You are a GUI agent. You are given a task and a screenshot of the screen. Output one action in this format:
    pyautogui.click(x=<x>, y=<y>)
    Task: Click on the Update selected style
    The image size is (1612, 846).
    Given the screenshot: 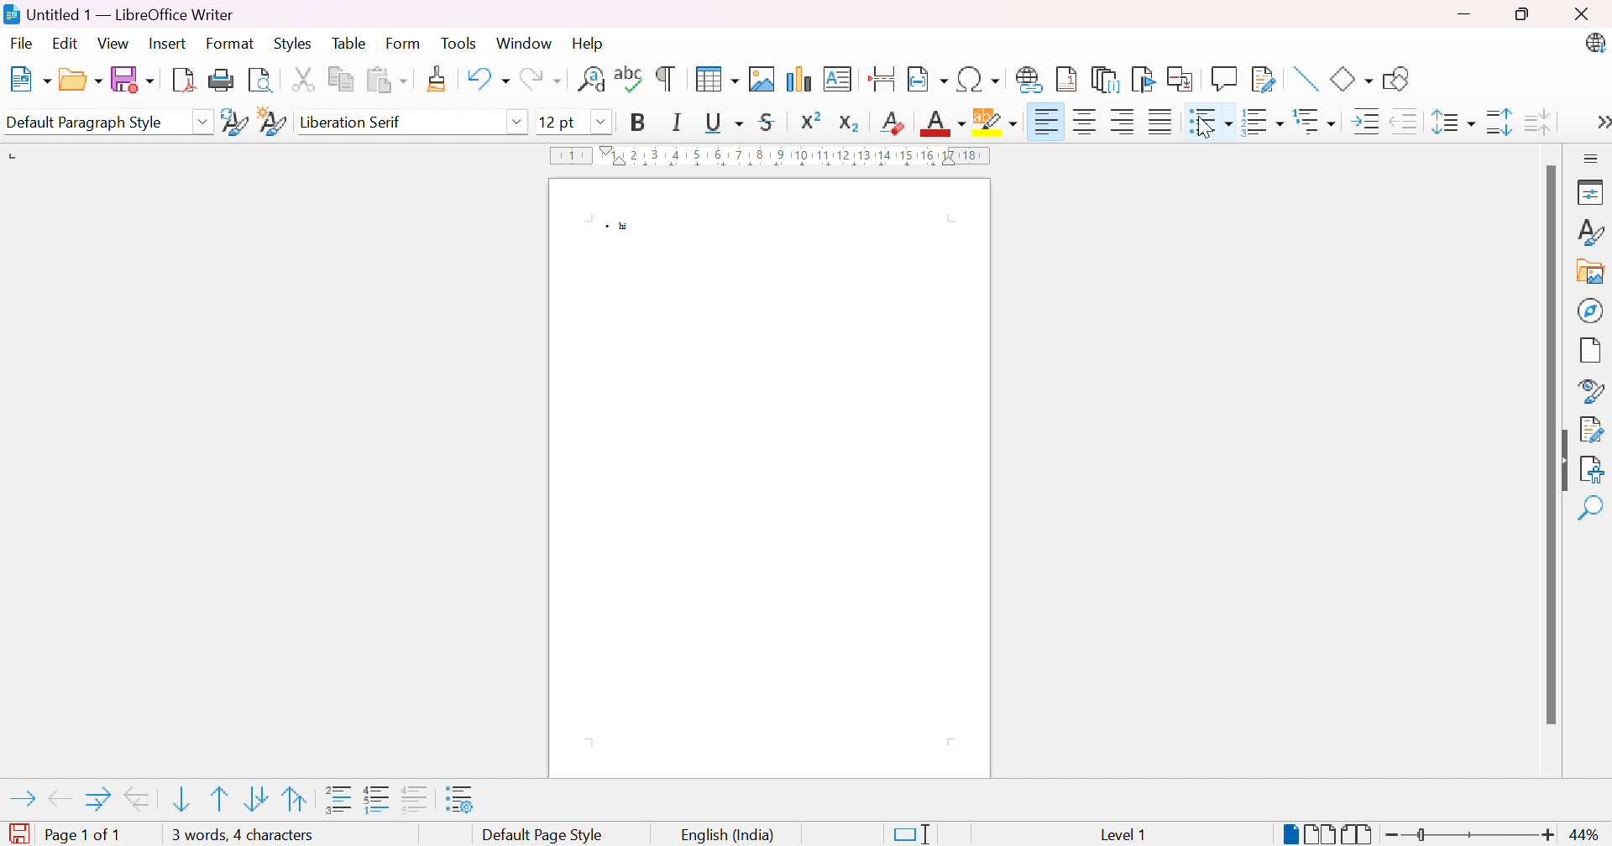 What is the action you would take?
    pyautogui.click(x=235, y=122)
    